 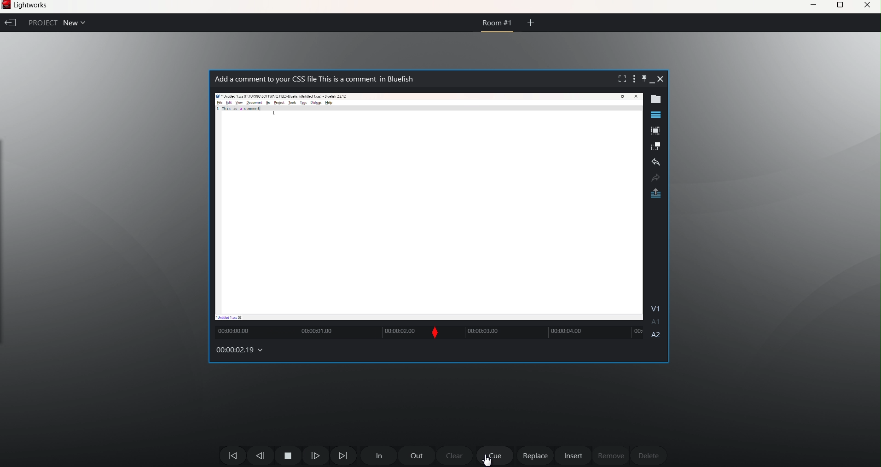 I want to click on out, so click(x=417, y=455).